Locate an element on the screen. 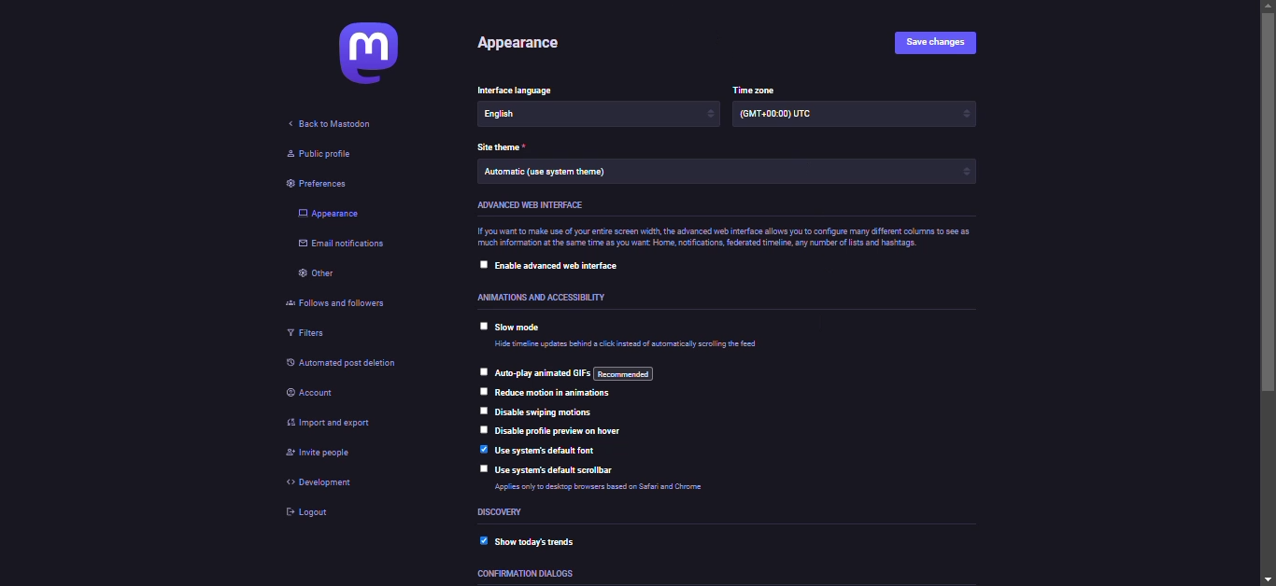  filters is located at coordinates (307, 334).